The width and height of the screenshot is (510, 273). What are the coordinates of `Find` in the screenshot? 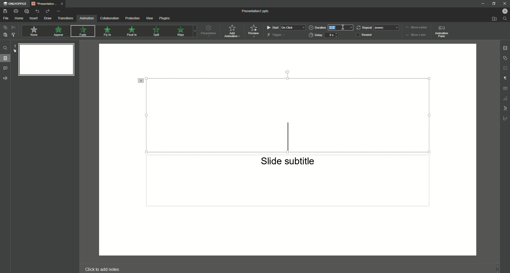 It's located at (6, 49).